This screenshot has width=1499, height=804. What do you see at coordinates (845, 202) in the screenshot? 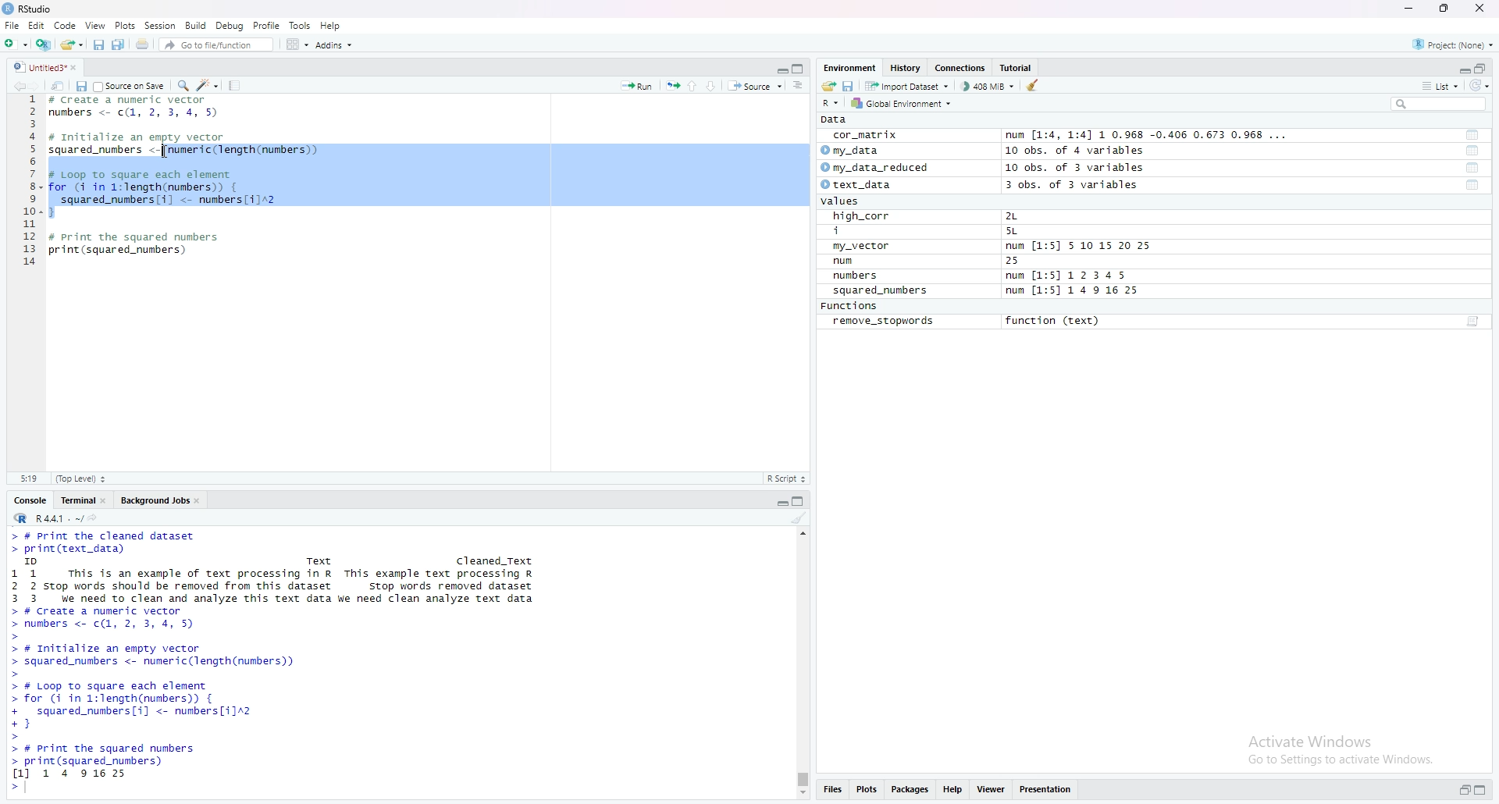
I see `values` at bounding box center [845, 202].